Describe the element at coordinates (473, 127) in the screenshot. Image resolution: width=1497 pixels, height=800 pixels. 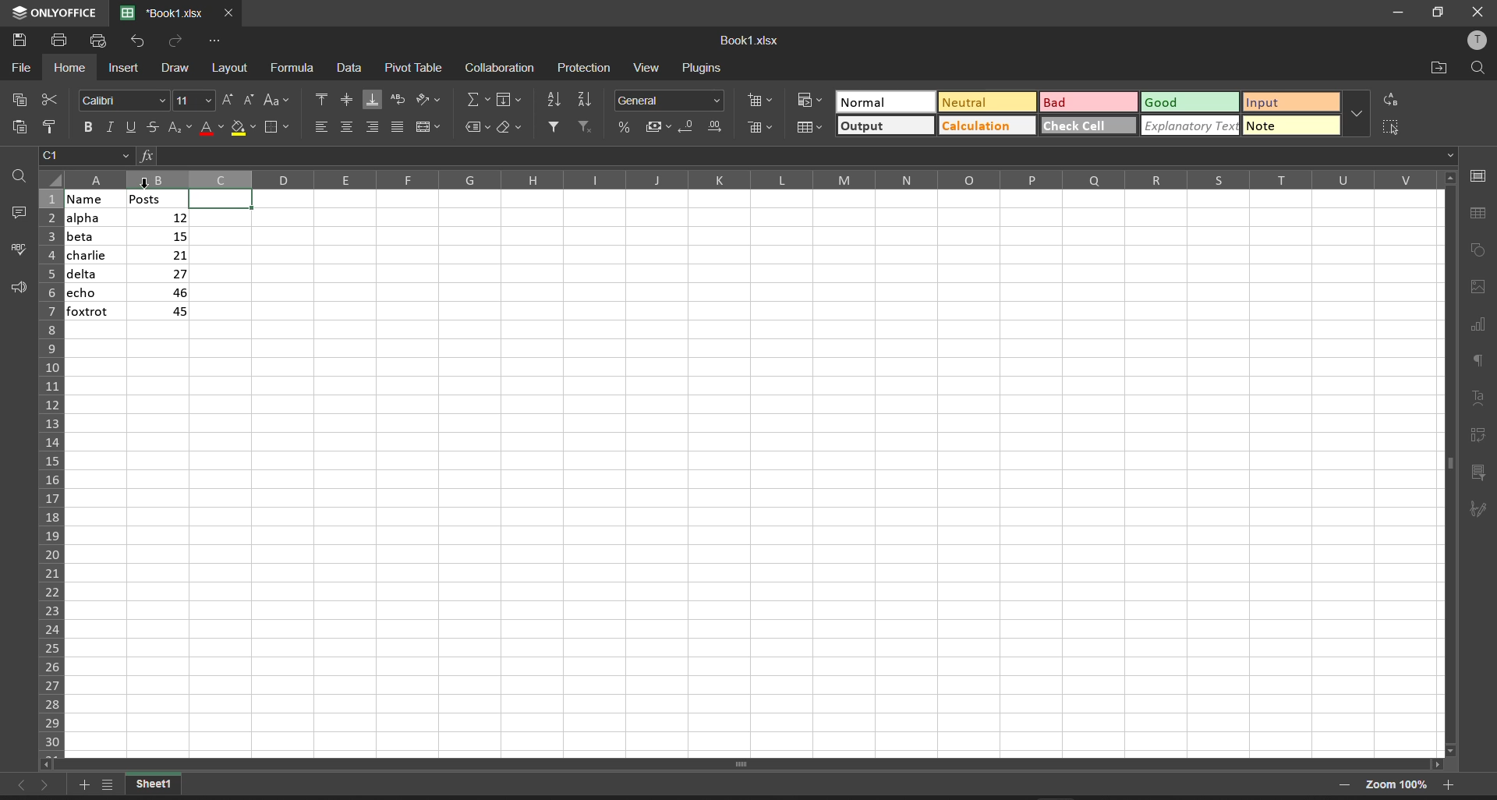
I see `named ranges` at that location.